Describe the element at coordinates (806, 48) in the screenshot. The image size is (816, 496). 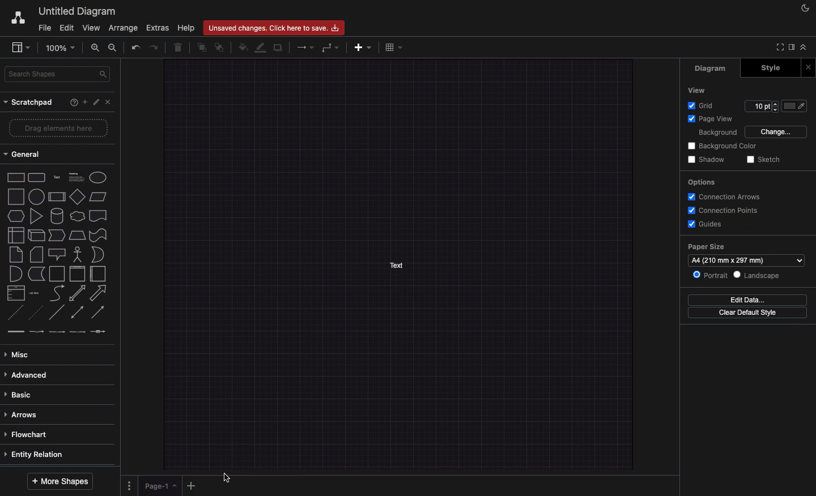
I see `Collapse` at that location.